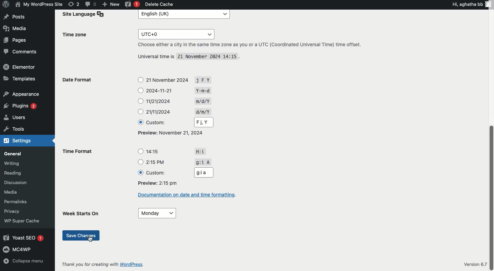  I want to click on Thank you for creating with, so click(90, 263).